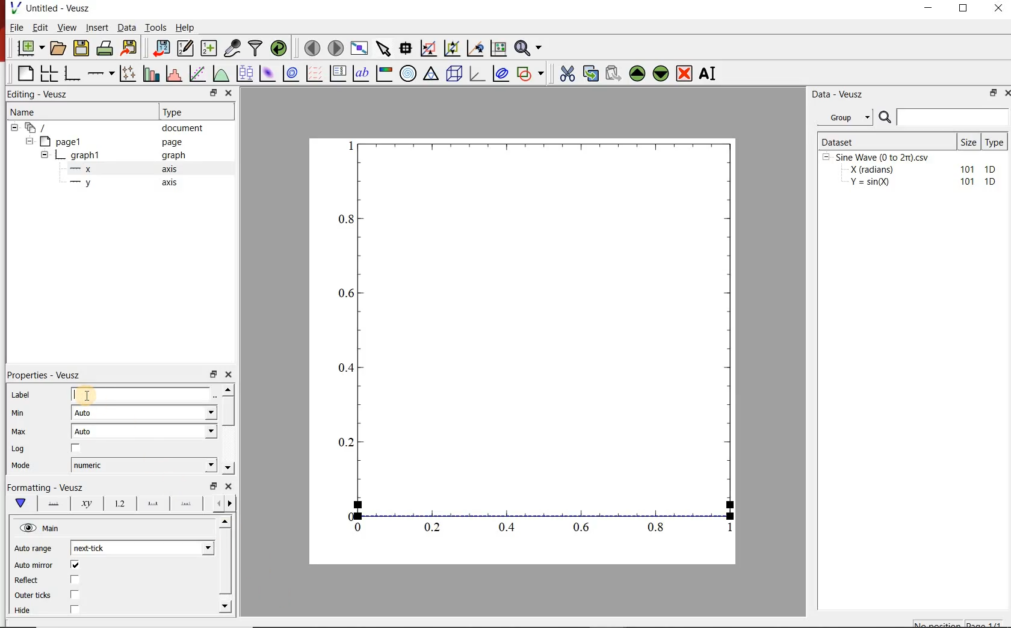 This screenshot has height=628, width=1011. What do you see at coordinates (19, 431) in the screenshot?
I see `Max` at bounding box center [19, 431].